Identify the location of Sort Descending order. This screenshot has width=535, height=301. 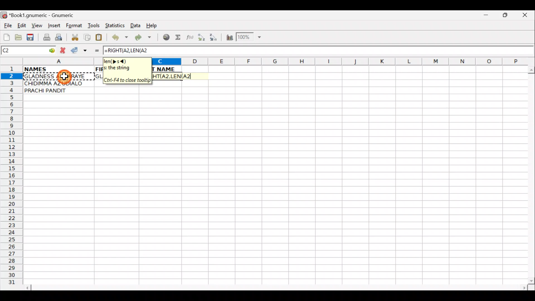
(215, 39).